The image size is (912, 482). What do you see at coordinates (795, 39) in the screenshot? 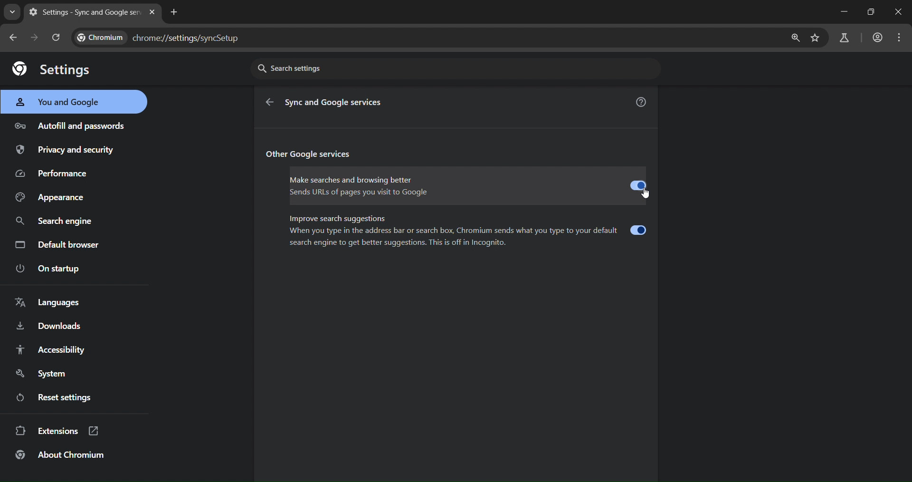
I see `zoom ` at bounding box center [795, 39].